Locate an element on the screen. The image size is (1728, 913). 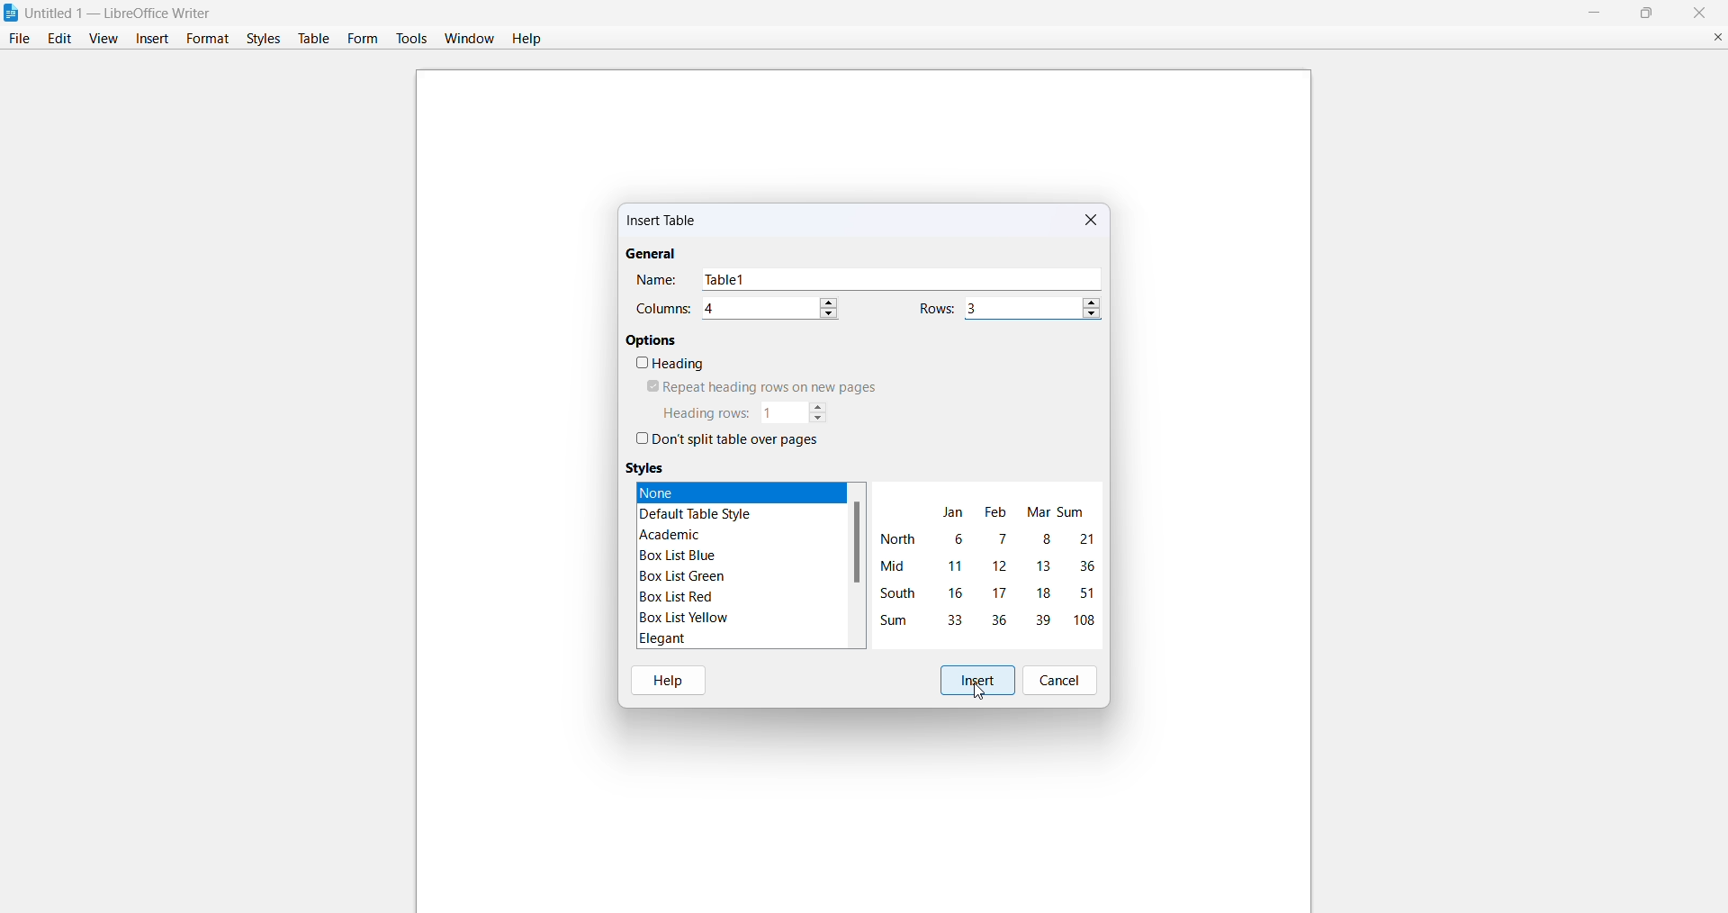
dont split table over pages is located at coordinates (727, 441).